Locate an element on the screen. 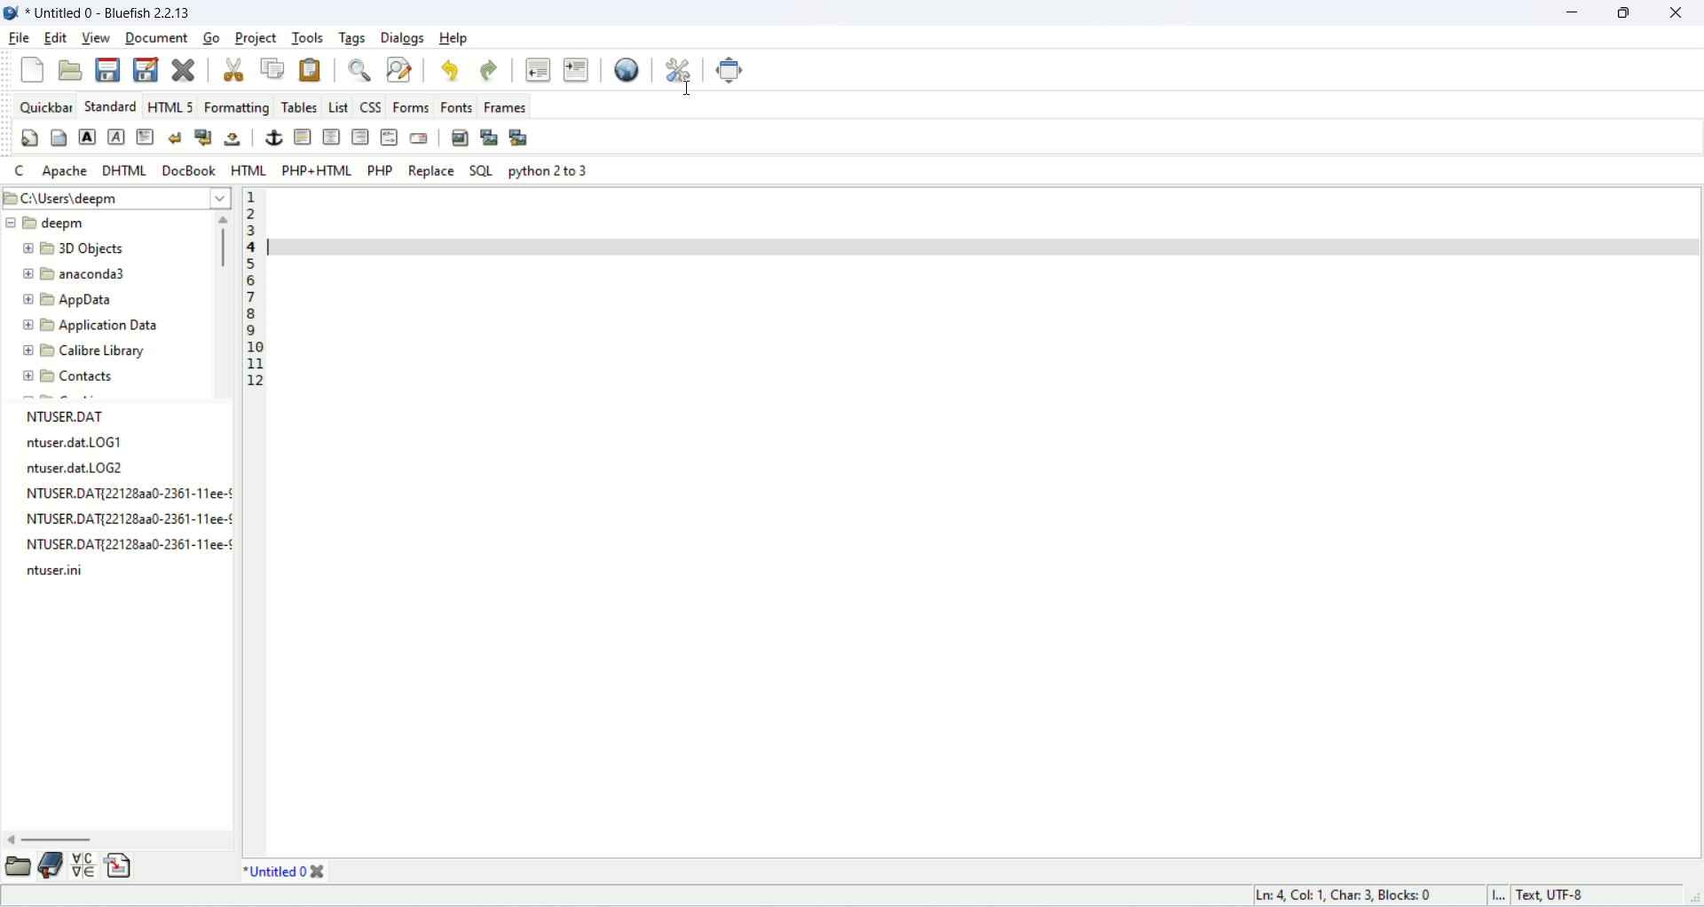 The width and height of the screenshot is (1704, 907). edit preferences is located at coordinates (680, 70).